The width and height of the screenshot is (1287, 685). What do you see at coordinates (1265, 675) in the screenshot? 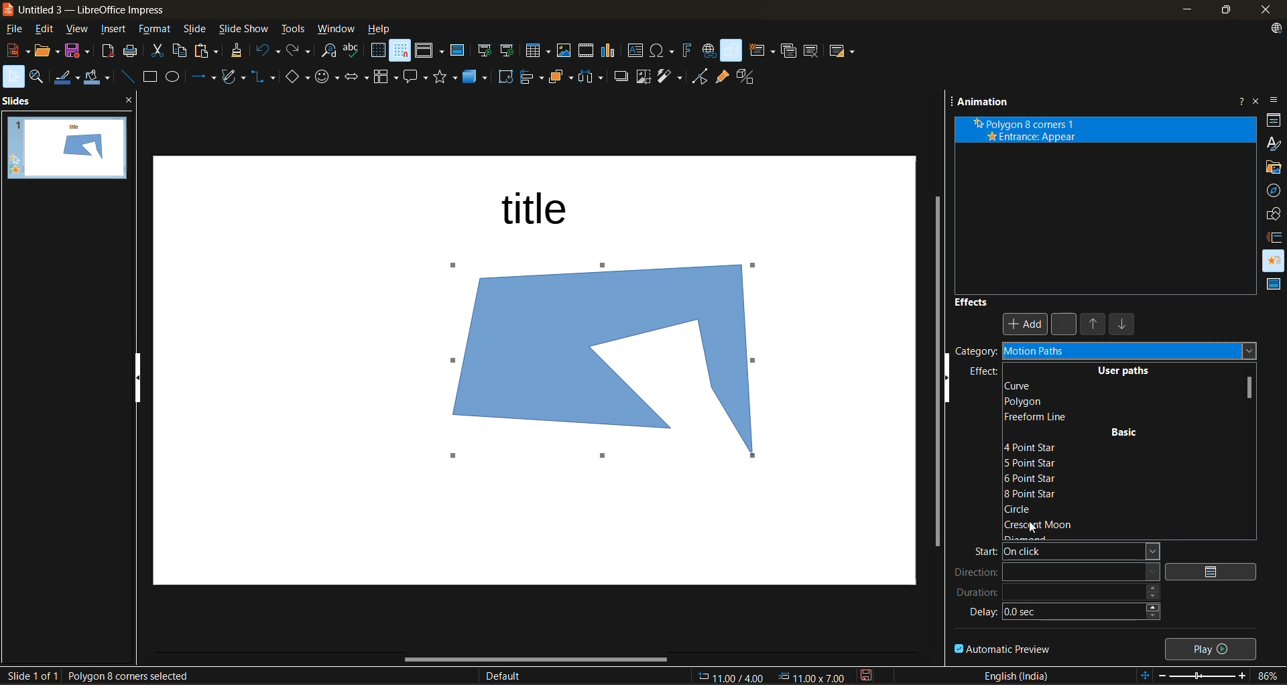
I see `zoom factor` at bounding box center [1265, 675].